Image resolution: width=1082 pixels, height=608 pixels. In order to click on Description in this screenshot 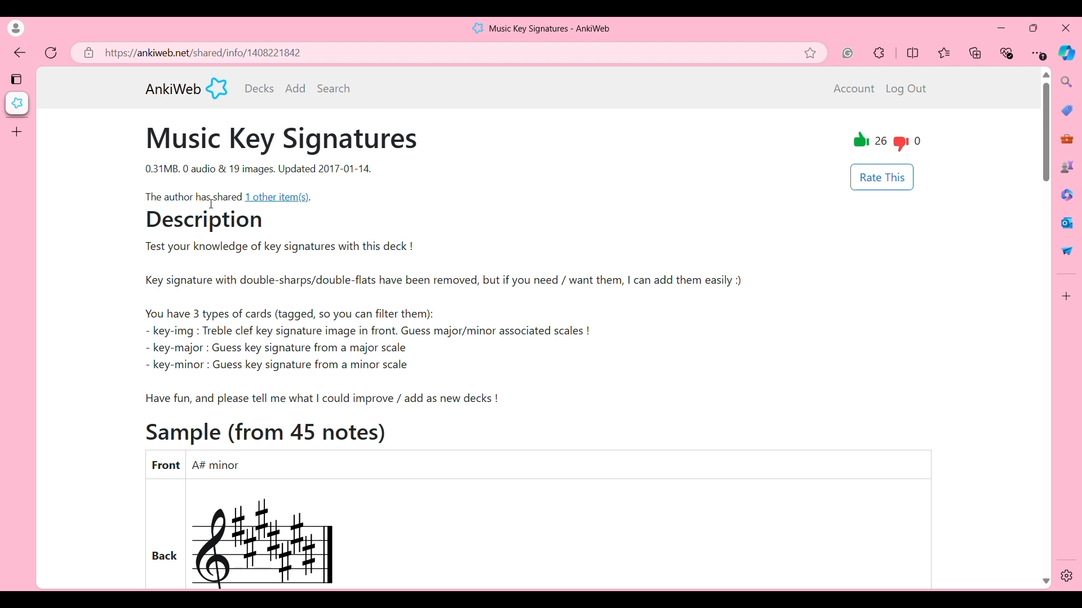, I will do `click(220, 222)`.